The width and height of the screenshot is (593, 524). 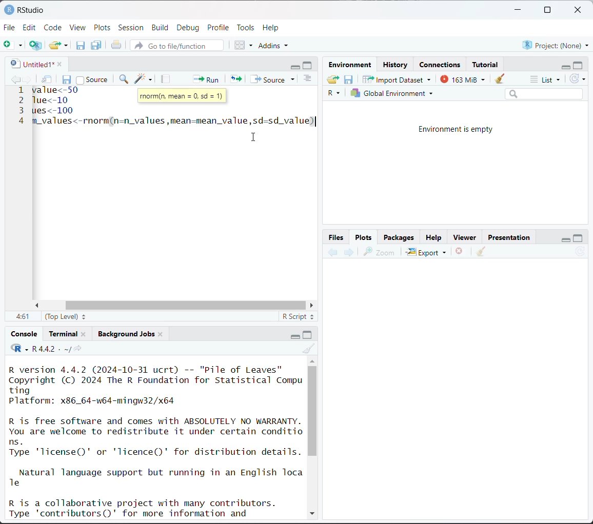 What do you see at coordinates (156, 440) in the screenshot?
I see `R version 4.4.2 (2024-10-31 ucrt) -- "Pile of Leaves"

Copyright (C) 2024 The R Foundation for Statistical Compu

ting

Platform: x86_64-w64-mingw32/x64

R is free software and comes with ABSOLUTELY NO WARRANTY.

You are welcome to redistribute it under certain conditio

ns.

Type 'license()' or 'licence()' for distribution details.
Natural language support but running in an English Toca

Te

R is a collaborative project with many contributors.

Type 'contributors()' for more information and` at bounding box center [156, 440].